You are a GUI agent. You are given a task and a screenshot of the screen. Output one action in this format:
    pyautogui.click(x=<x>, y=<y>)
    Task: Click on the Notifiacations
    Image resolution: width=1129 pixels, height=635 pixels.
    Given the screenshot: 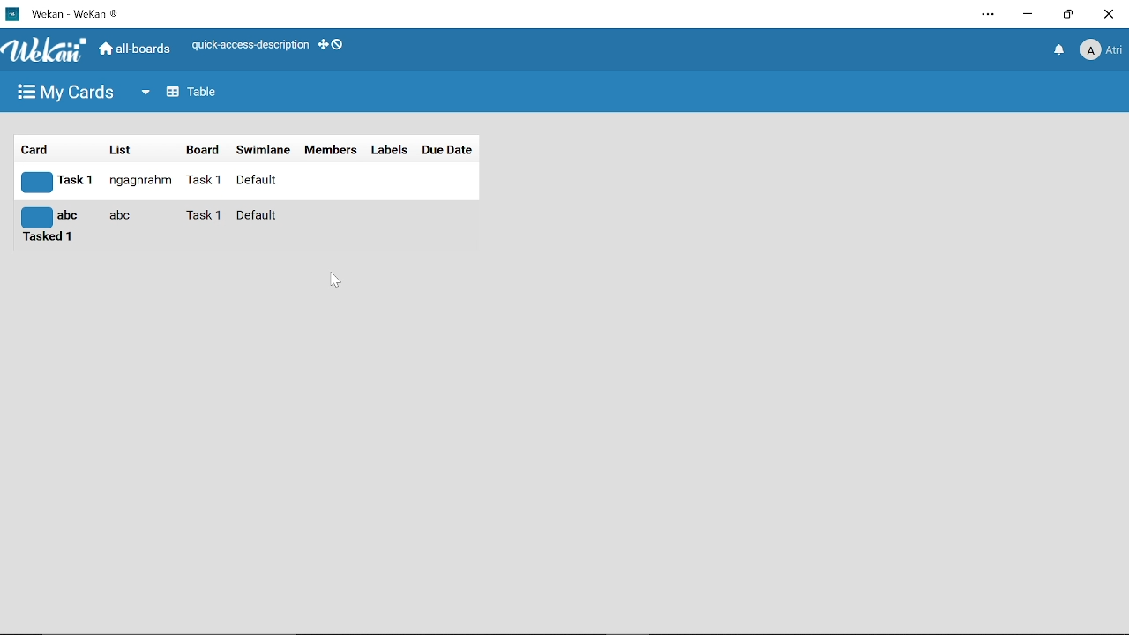 What is the action you would take?
    pyautogui.click(x=1060, y=54)
    